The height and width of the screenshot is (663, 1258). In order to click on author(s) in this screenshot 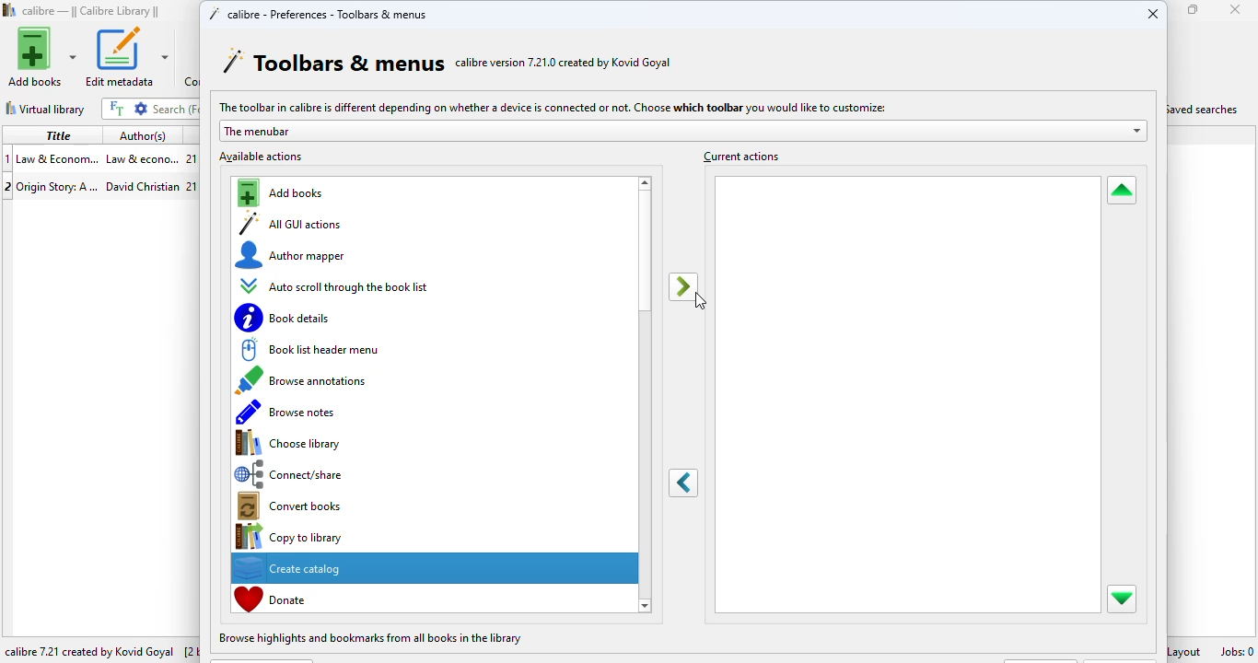, I will do `click(143, 136)`.